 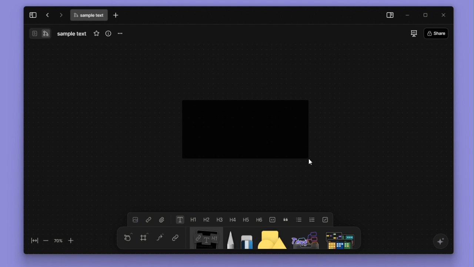 What do you see at coordinates (324, 219) in the screenshot?
I see `to do list` at bounding box center [324, 219].